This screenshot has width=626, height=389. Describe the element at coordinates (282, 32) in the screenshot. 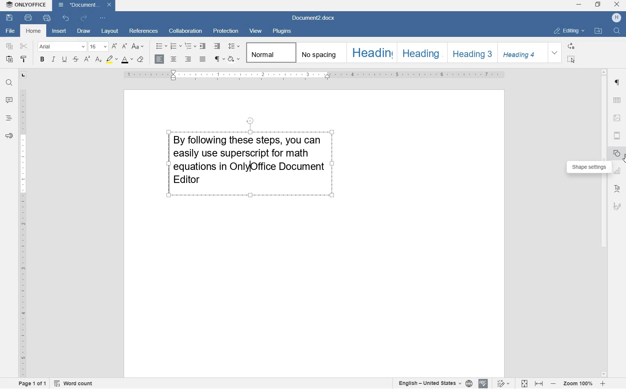

I see `plugins` at that location.